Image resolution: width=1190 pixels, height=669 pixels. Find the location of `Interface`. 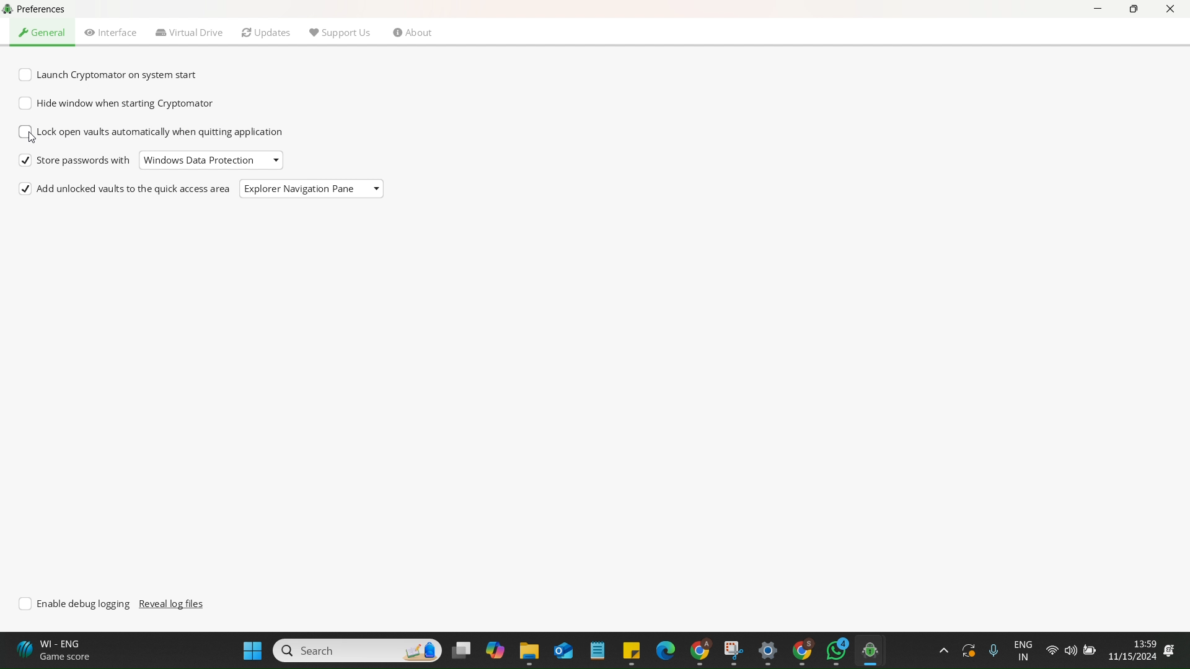

Interface is located at coordinates (111, 32).